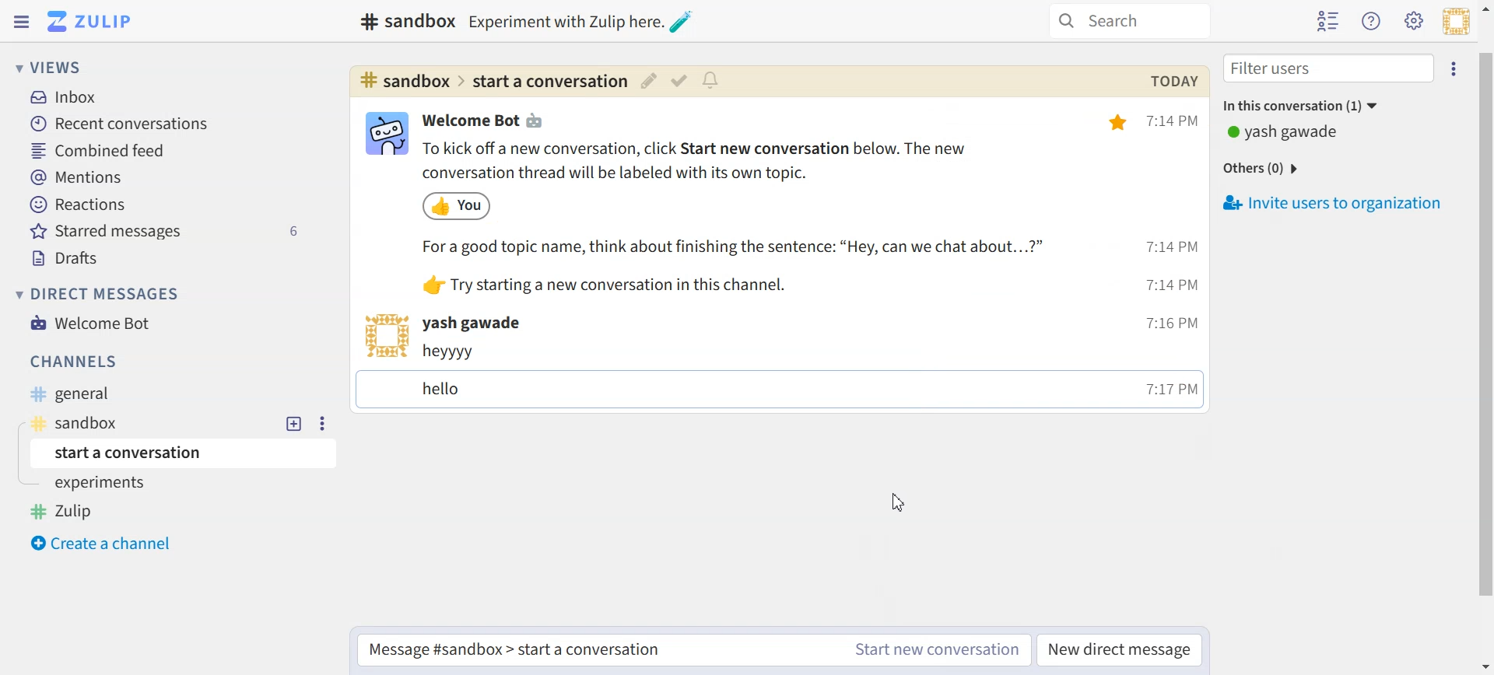 The height and width of the screenshot is (675, 1494). Describe the element at coordinates (102, 152) in the screenshot. I see `Combined feed` at that location.